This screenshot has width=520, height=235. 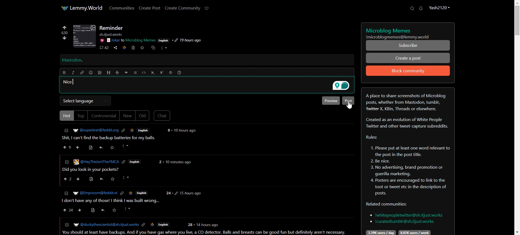 I want to click on Post, so click(x=348, y=101).